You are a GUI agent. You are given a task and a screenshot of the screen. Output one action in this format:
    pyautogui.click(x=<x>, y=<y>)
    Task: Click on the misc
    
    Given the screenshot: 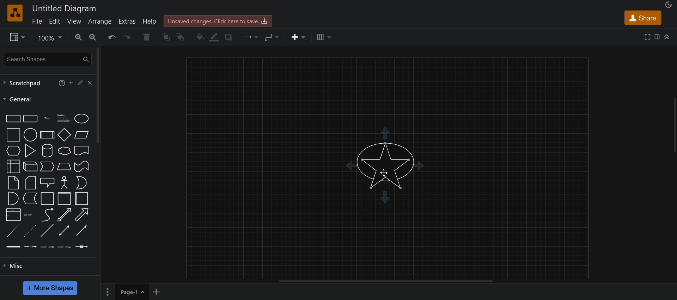 What is the action you would take?
    pyautogui.click(x=16, y=266)
    